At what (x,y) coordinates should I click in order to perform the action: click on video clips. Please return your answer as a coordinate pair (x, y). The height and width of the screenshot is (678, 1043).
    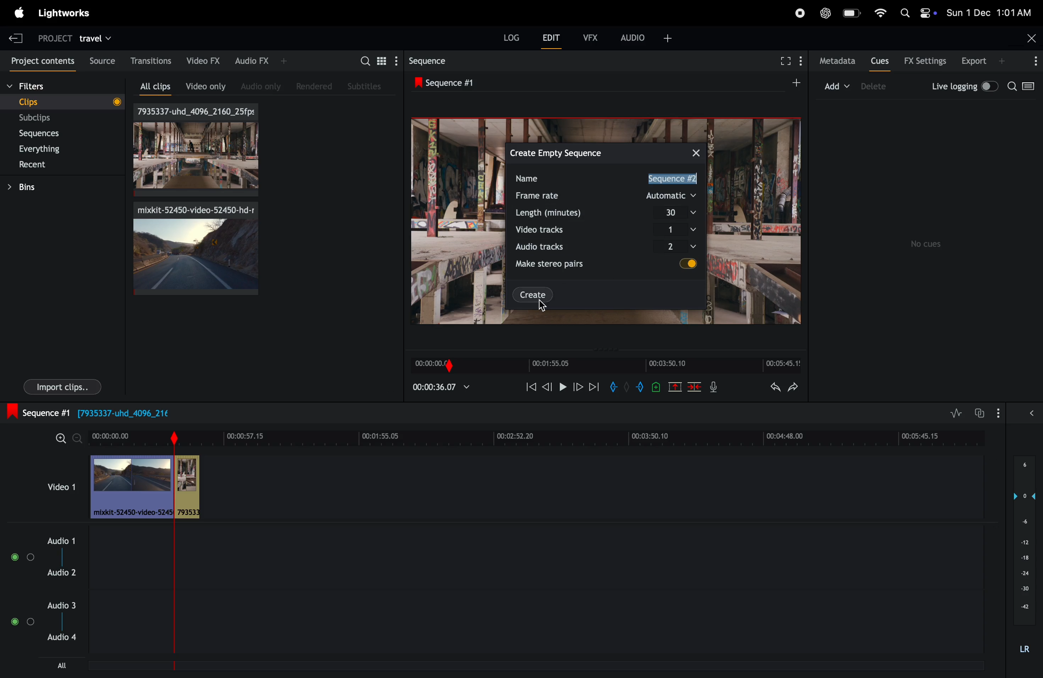
    Looking at the image, I should click on (196, 249).